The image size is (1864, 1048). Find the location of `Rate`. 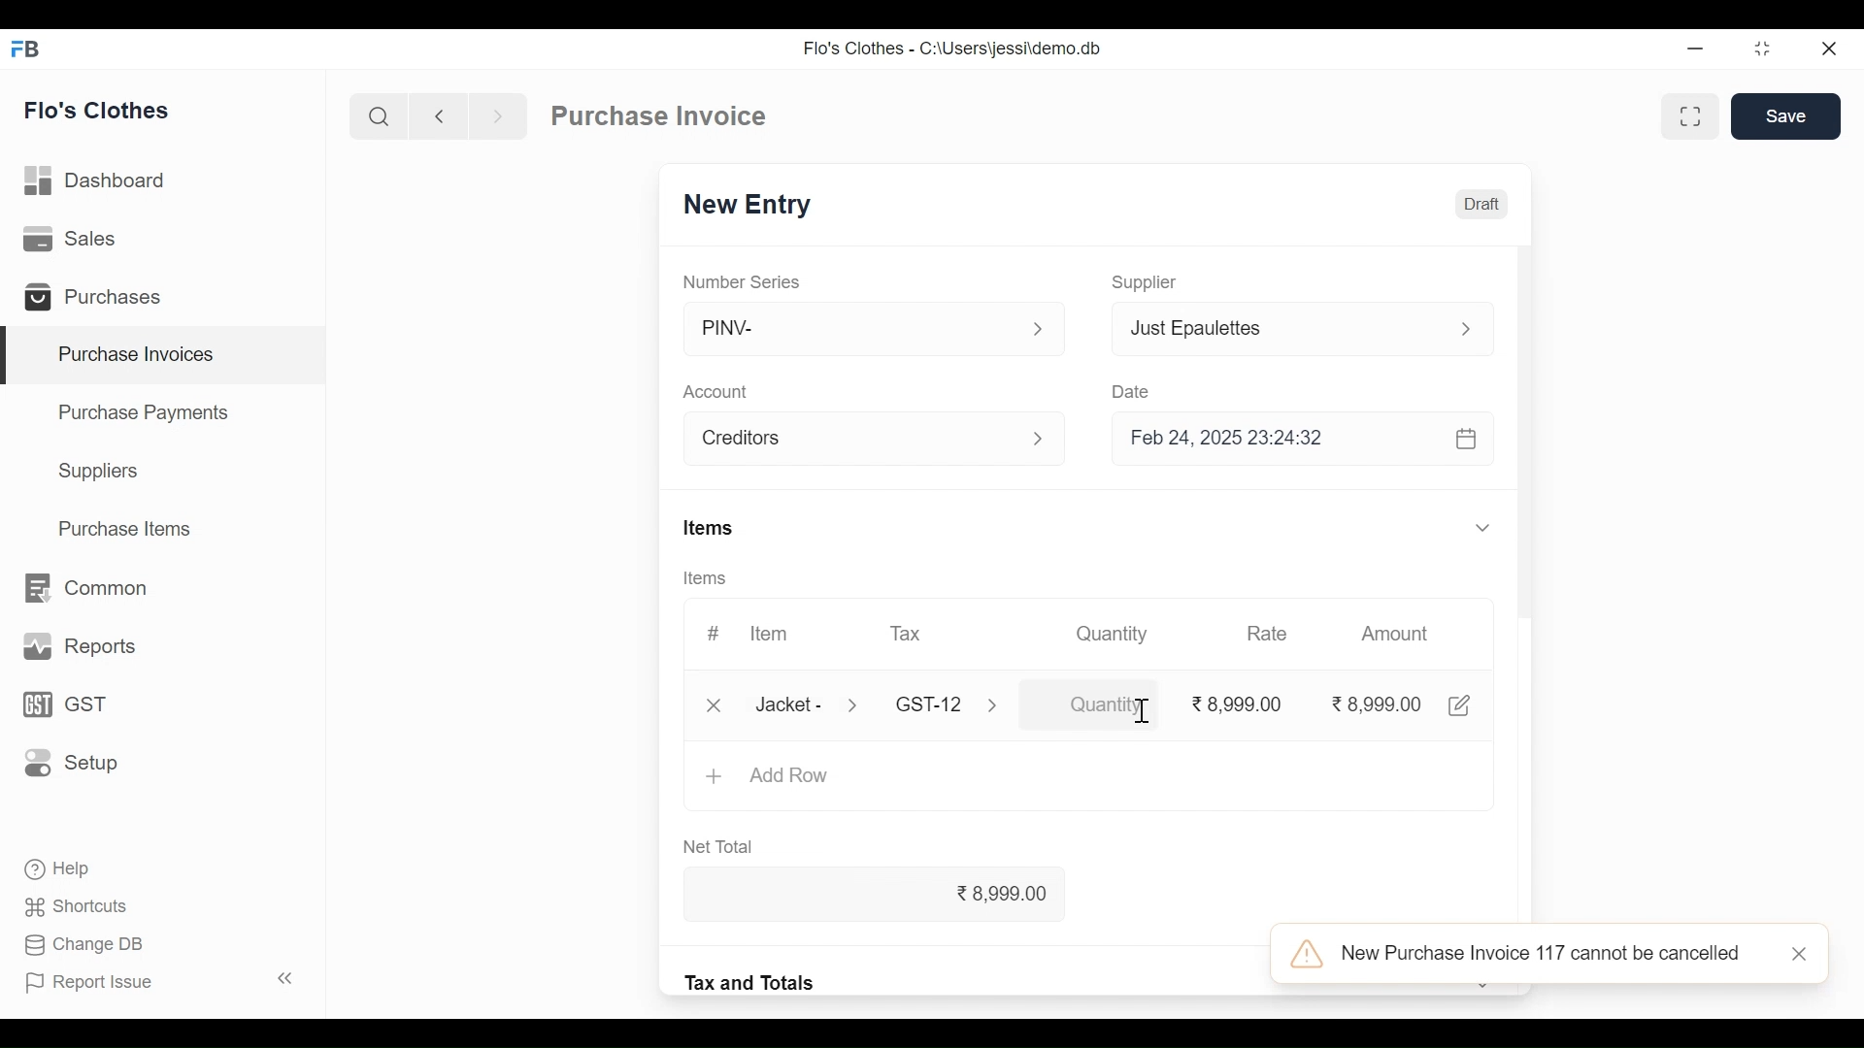

Rate is located at coordinates (1265, 634).